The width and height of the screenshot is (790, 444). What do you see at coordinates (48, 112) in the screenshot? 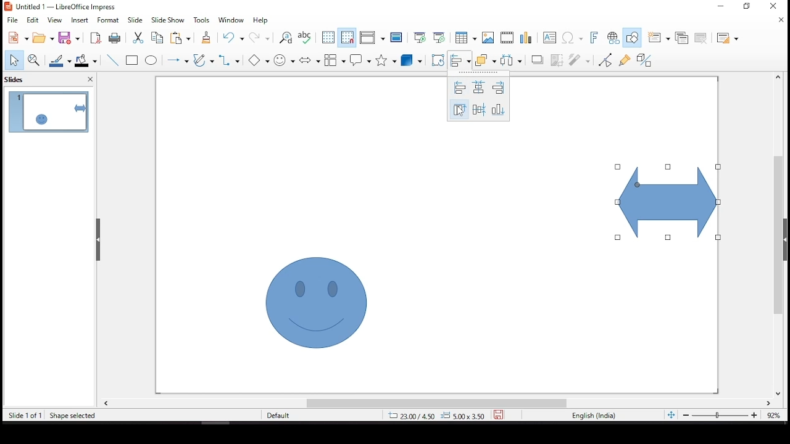
I see `slide 1` at bounding box center [48, 112].